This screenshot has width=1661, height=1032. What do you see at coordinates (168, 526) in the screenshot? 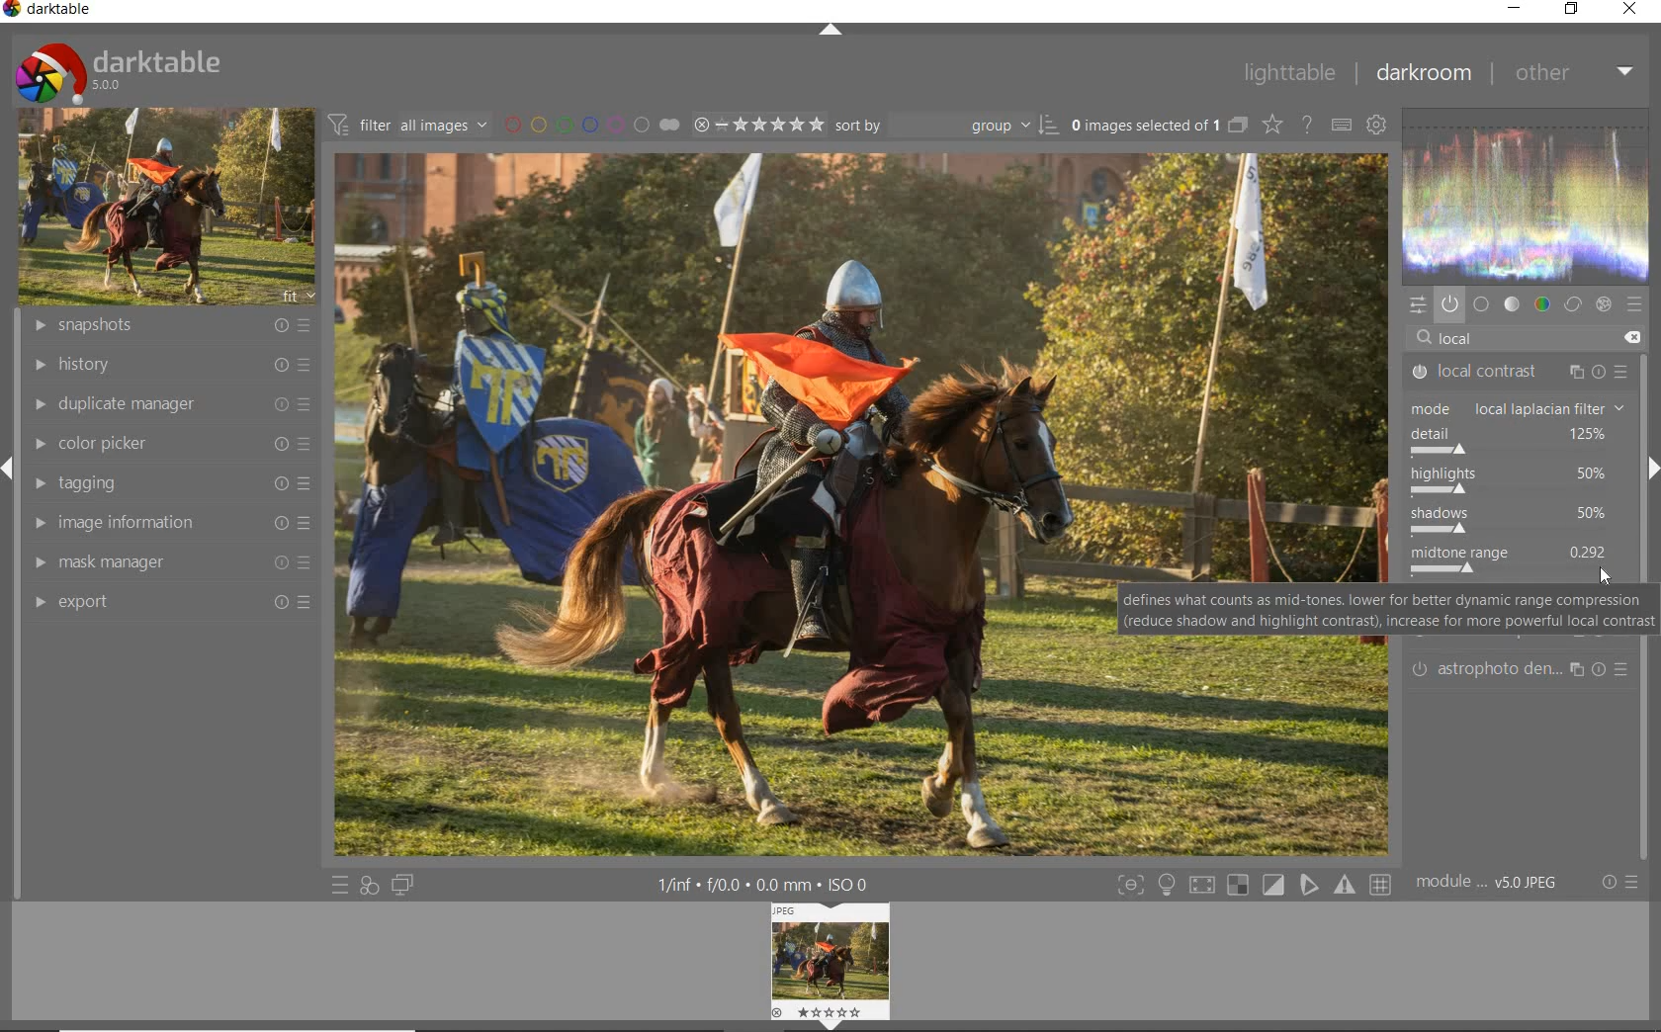
I see `image information` at bounding box center [168, 526].